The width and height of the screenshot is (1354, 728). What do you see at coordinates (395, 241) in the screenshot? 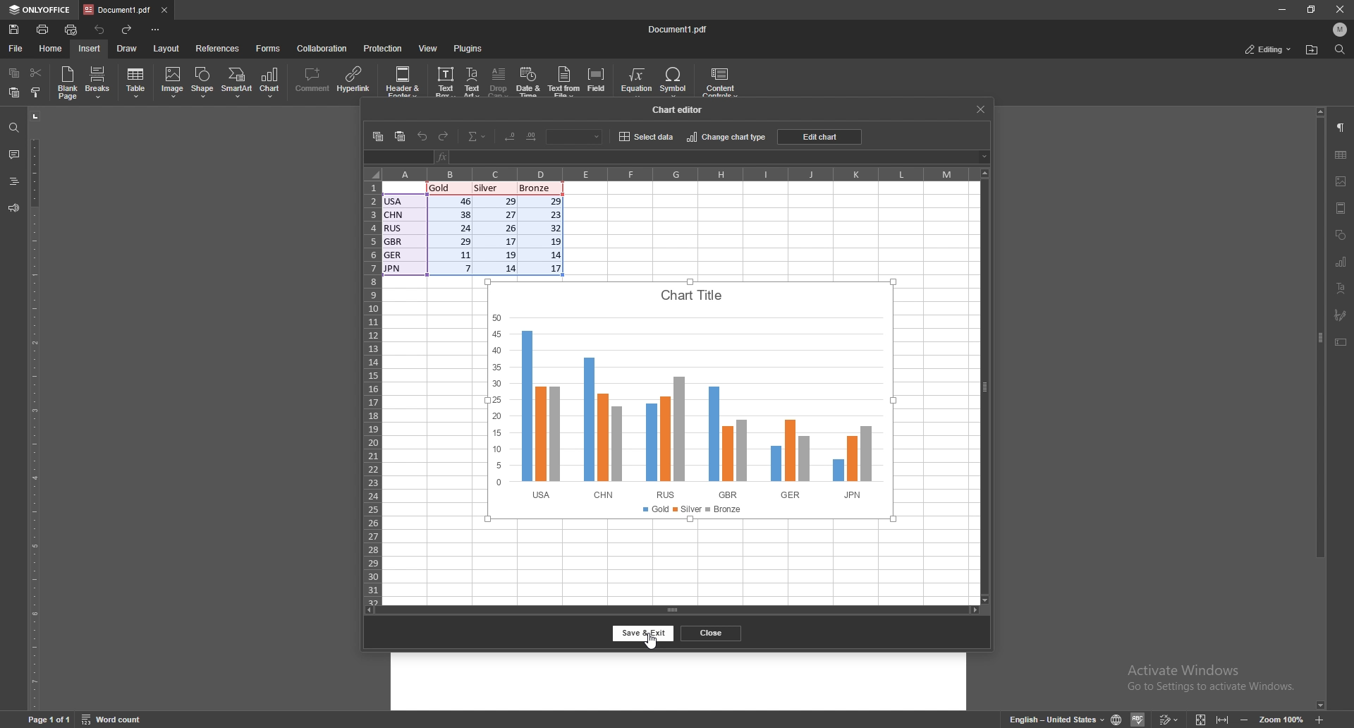
I see `GBR` at bounding box center [395, 241].